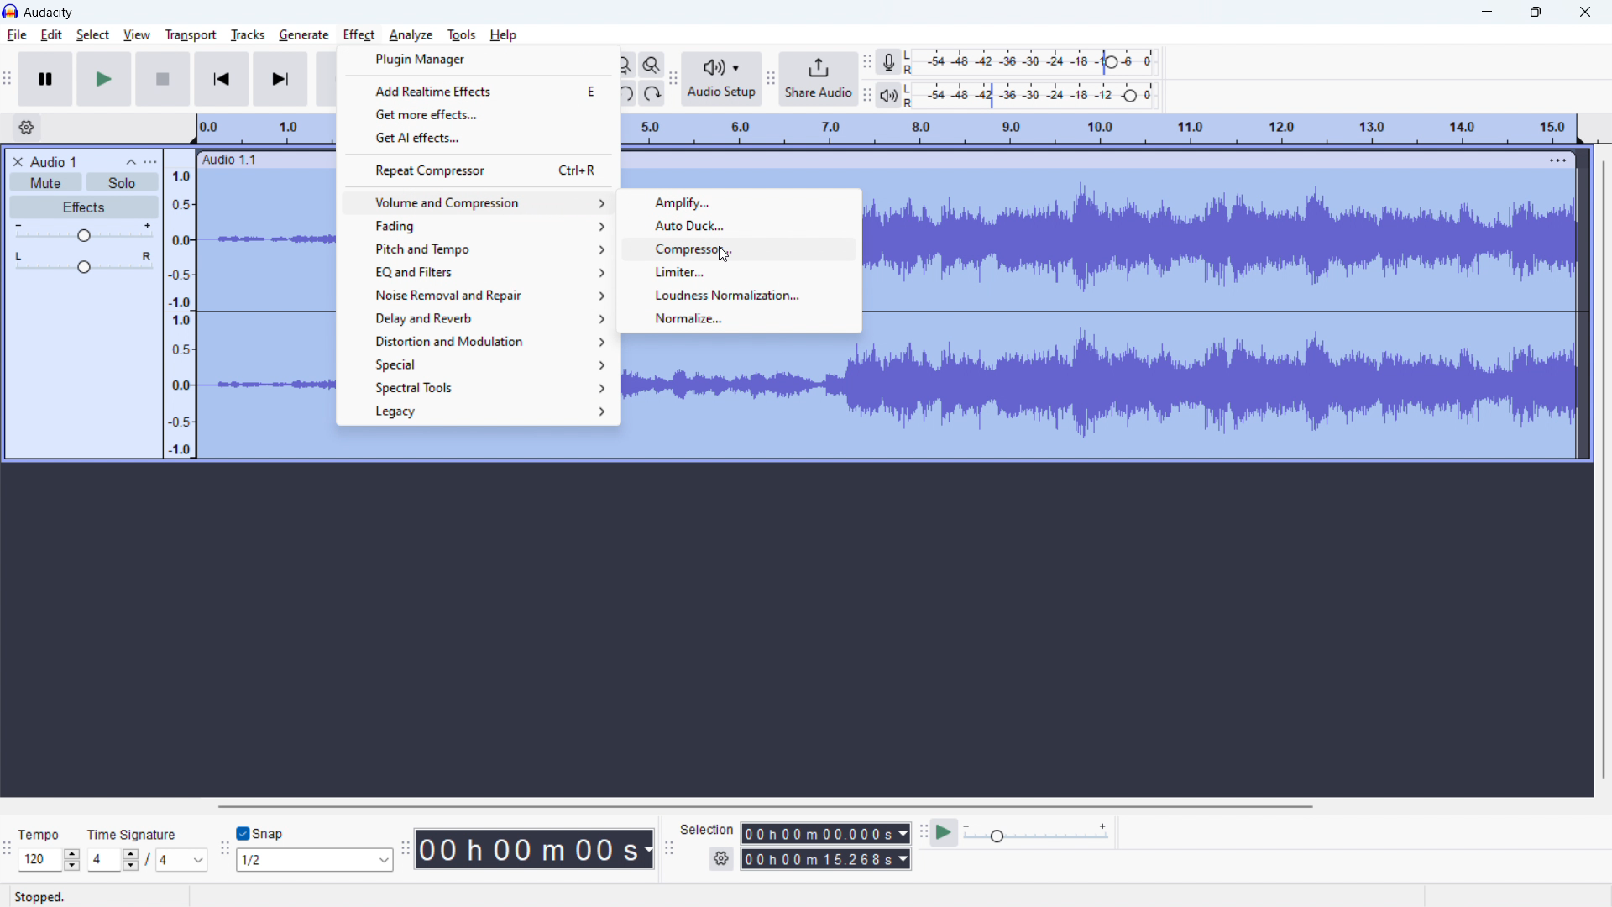 This screenshot has height=907, width=1612. I want to click on effects, so click(83, 207).